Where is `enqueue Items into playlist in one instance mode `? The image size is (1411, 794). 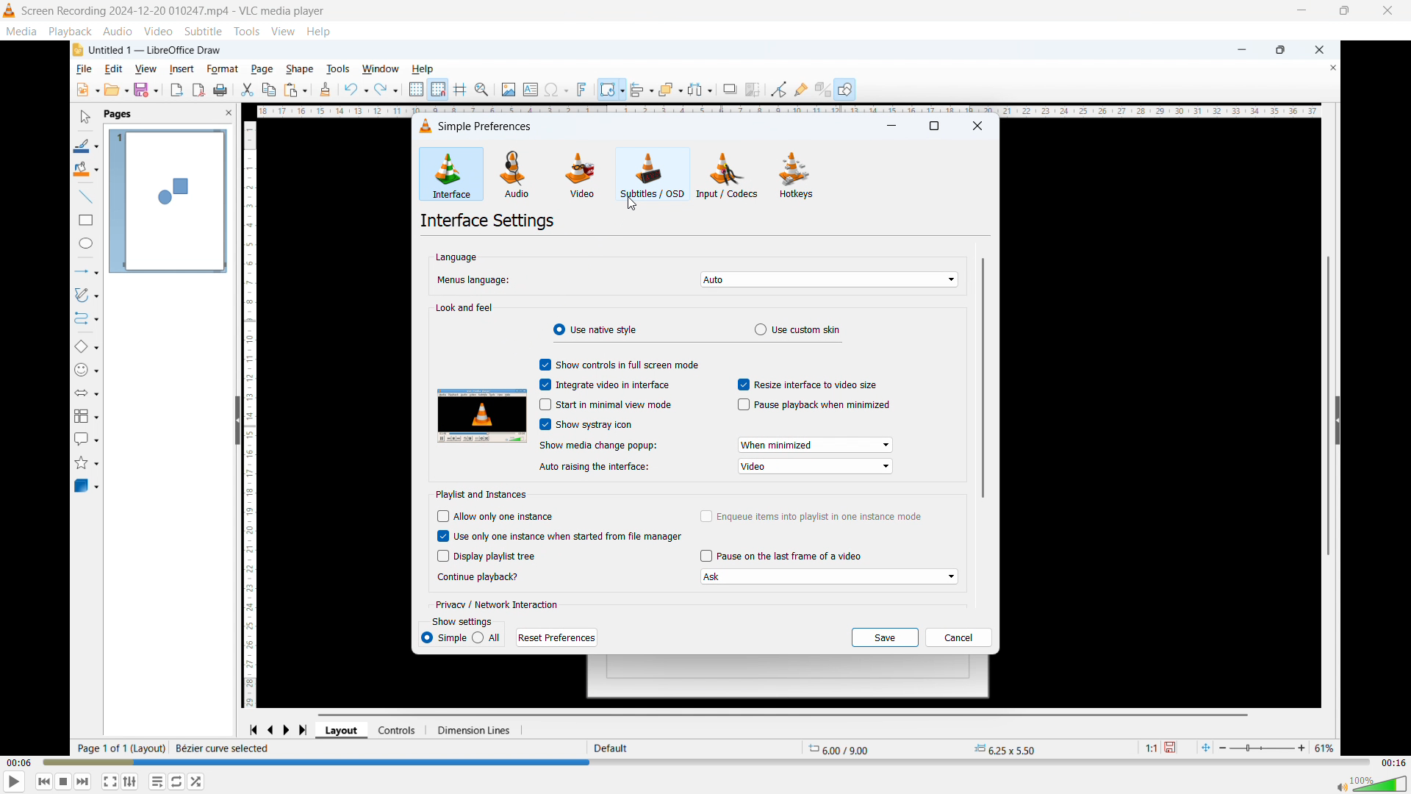
enqueue Items into playlist in one instance mode  is located at coordinates (811, 515).